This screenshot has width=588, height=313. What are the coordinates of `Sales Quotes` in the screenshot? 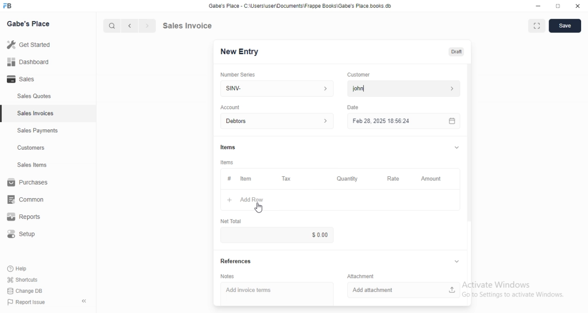 It's located at (29, 96).